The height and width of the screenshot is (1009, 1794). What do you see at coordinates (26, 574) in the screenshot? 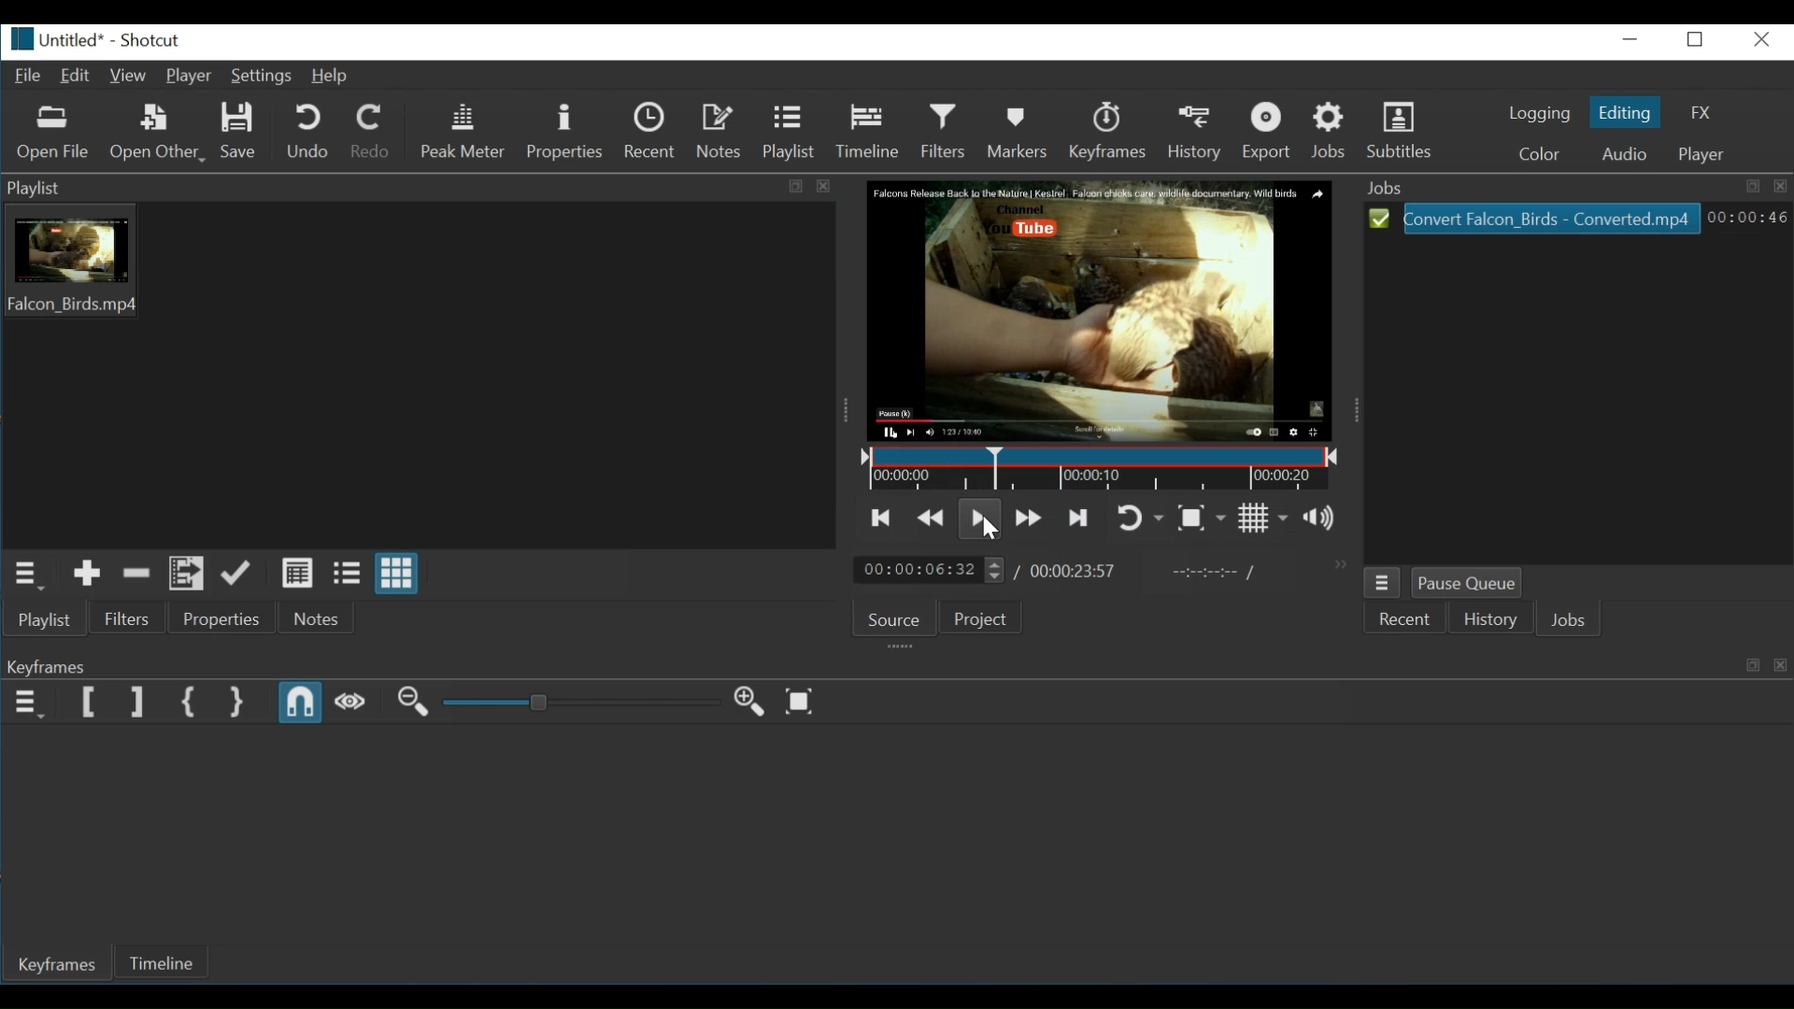
I see `Playlist menu` at bounding box center [26, 574].